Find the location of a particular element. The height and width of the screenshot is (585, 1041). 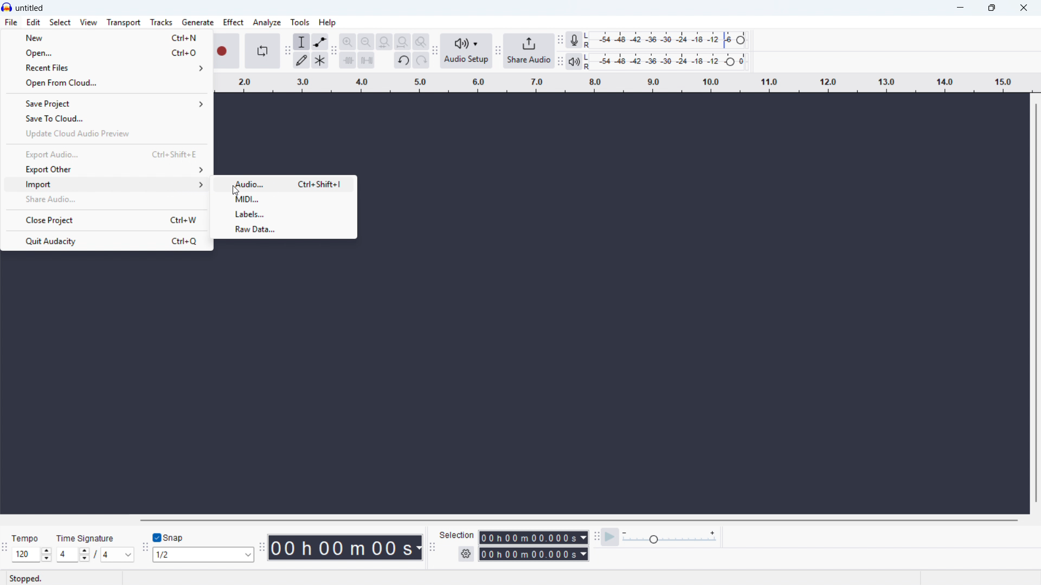

Time signature toolbar  is located at coordinates (6, 548).